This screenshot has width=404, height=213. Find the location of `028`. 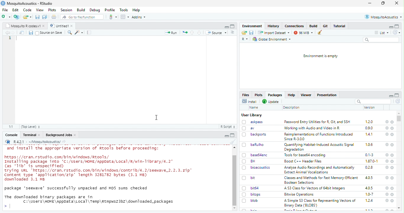

028 is located at coordinates (369, 167).